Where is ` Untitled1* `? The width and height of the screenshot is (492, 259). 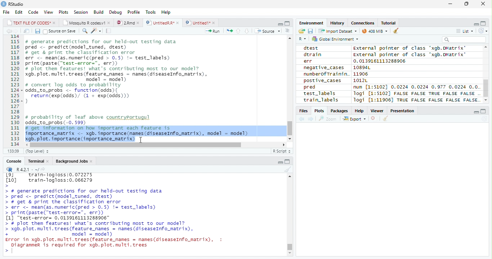  Untitled1*  is located at coordinates (201, 22).